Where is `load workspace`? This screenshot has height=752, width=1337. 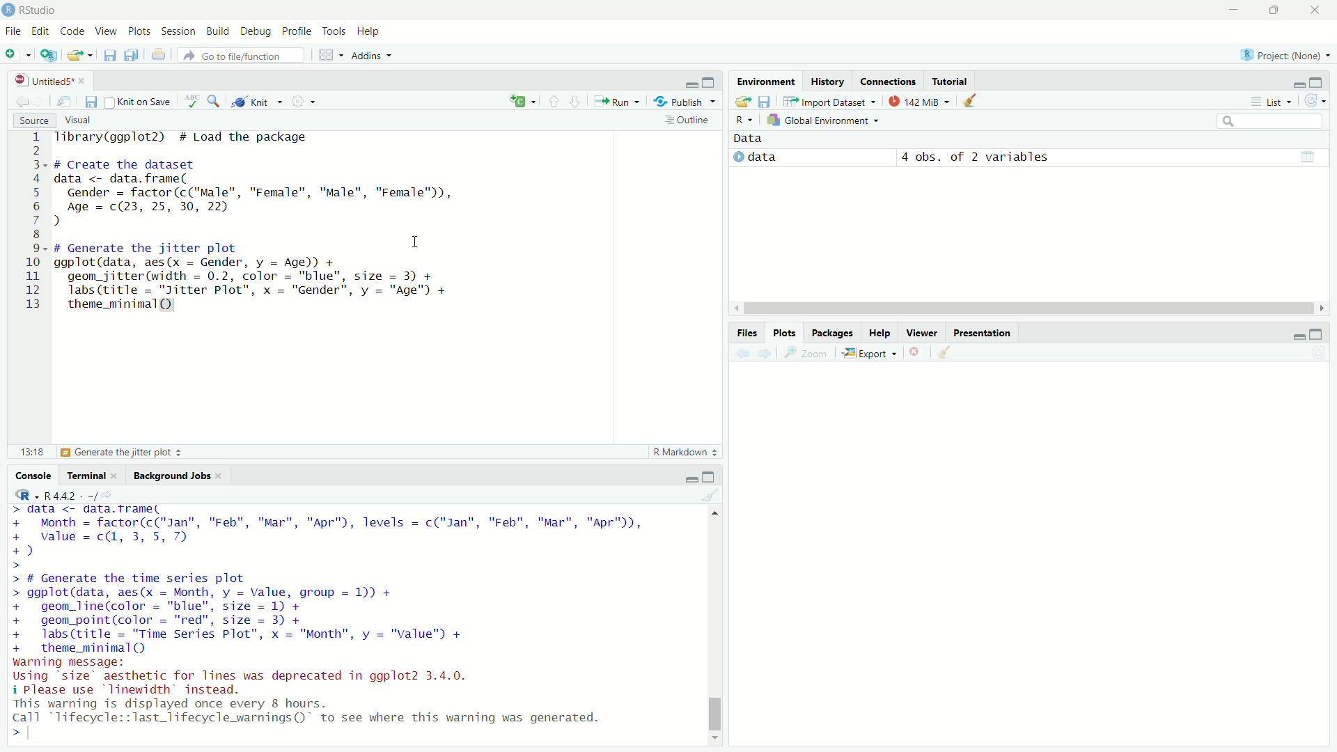
load workspace is located at coordinates (742, 102).